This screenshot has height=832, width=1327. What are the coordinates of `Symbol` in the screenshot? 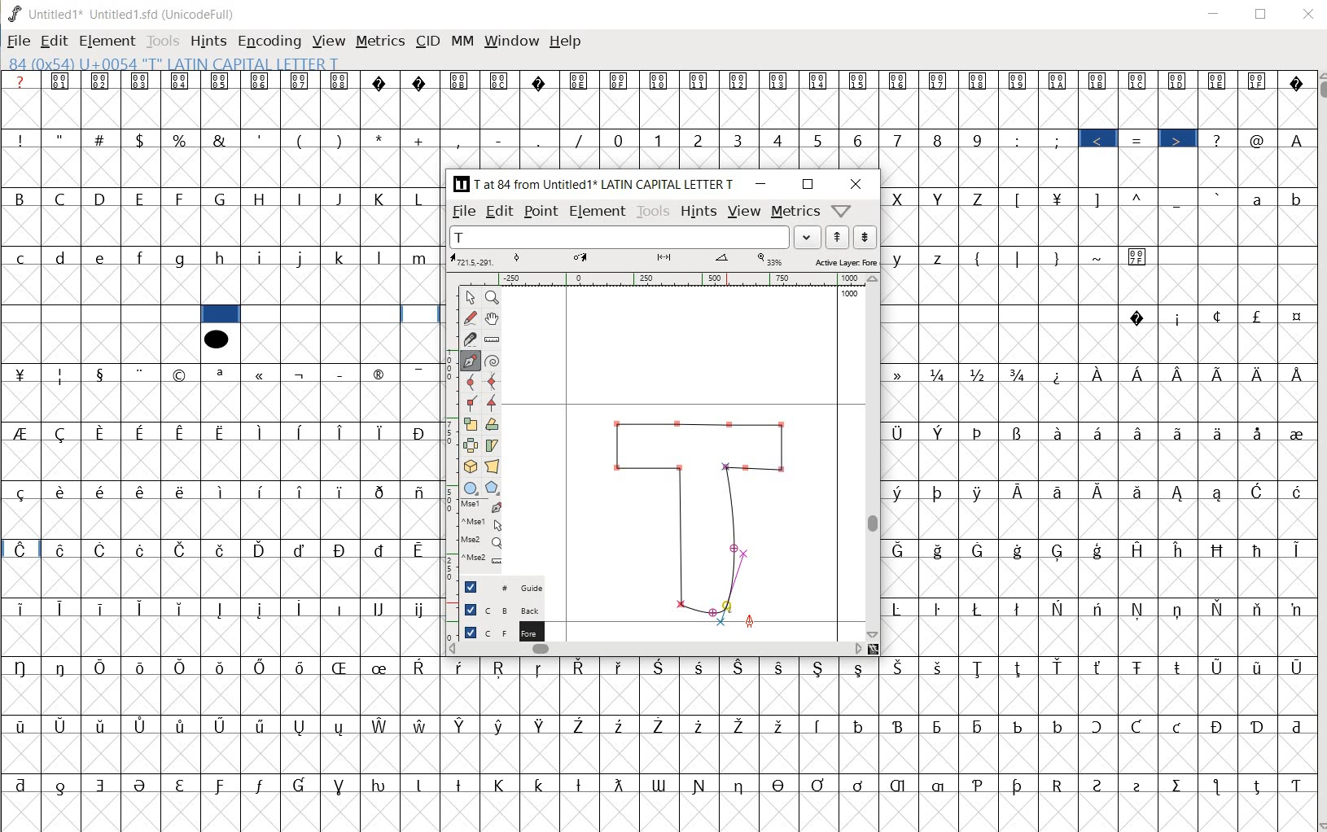 It's located at (979, 432).